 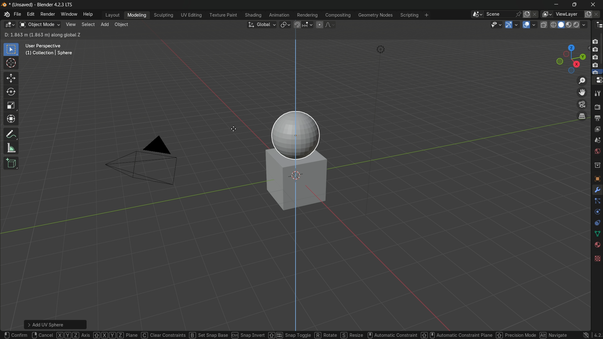 What do you see at coordinates (509, 25) in the screenshot?
I see `show gizmo` at bounding box center [509, 25].